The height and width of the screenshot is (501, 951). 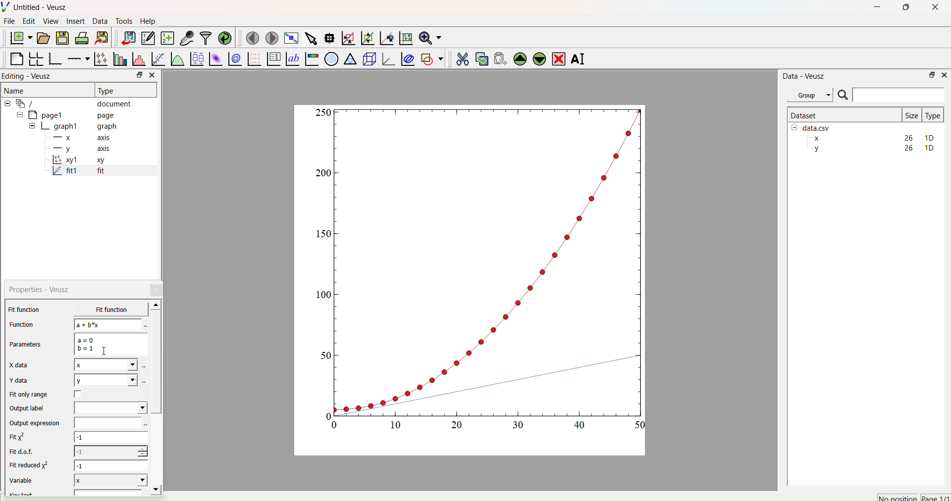 I want to click on 3d Graph, so click(x=386, y=58).